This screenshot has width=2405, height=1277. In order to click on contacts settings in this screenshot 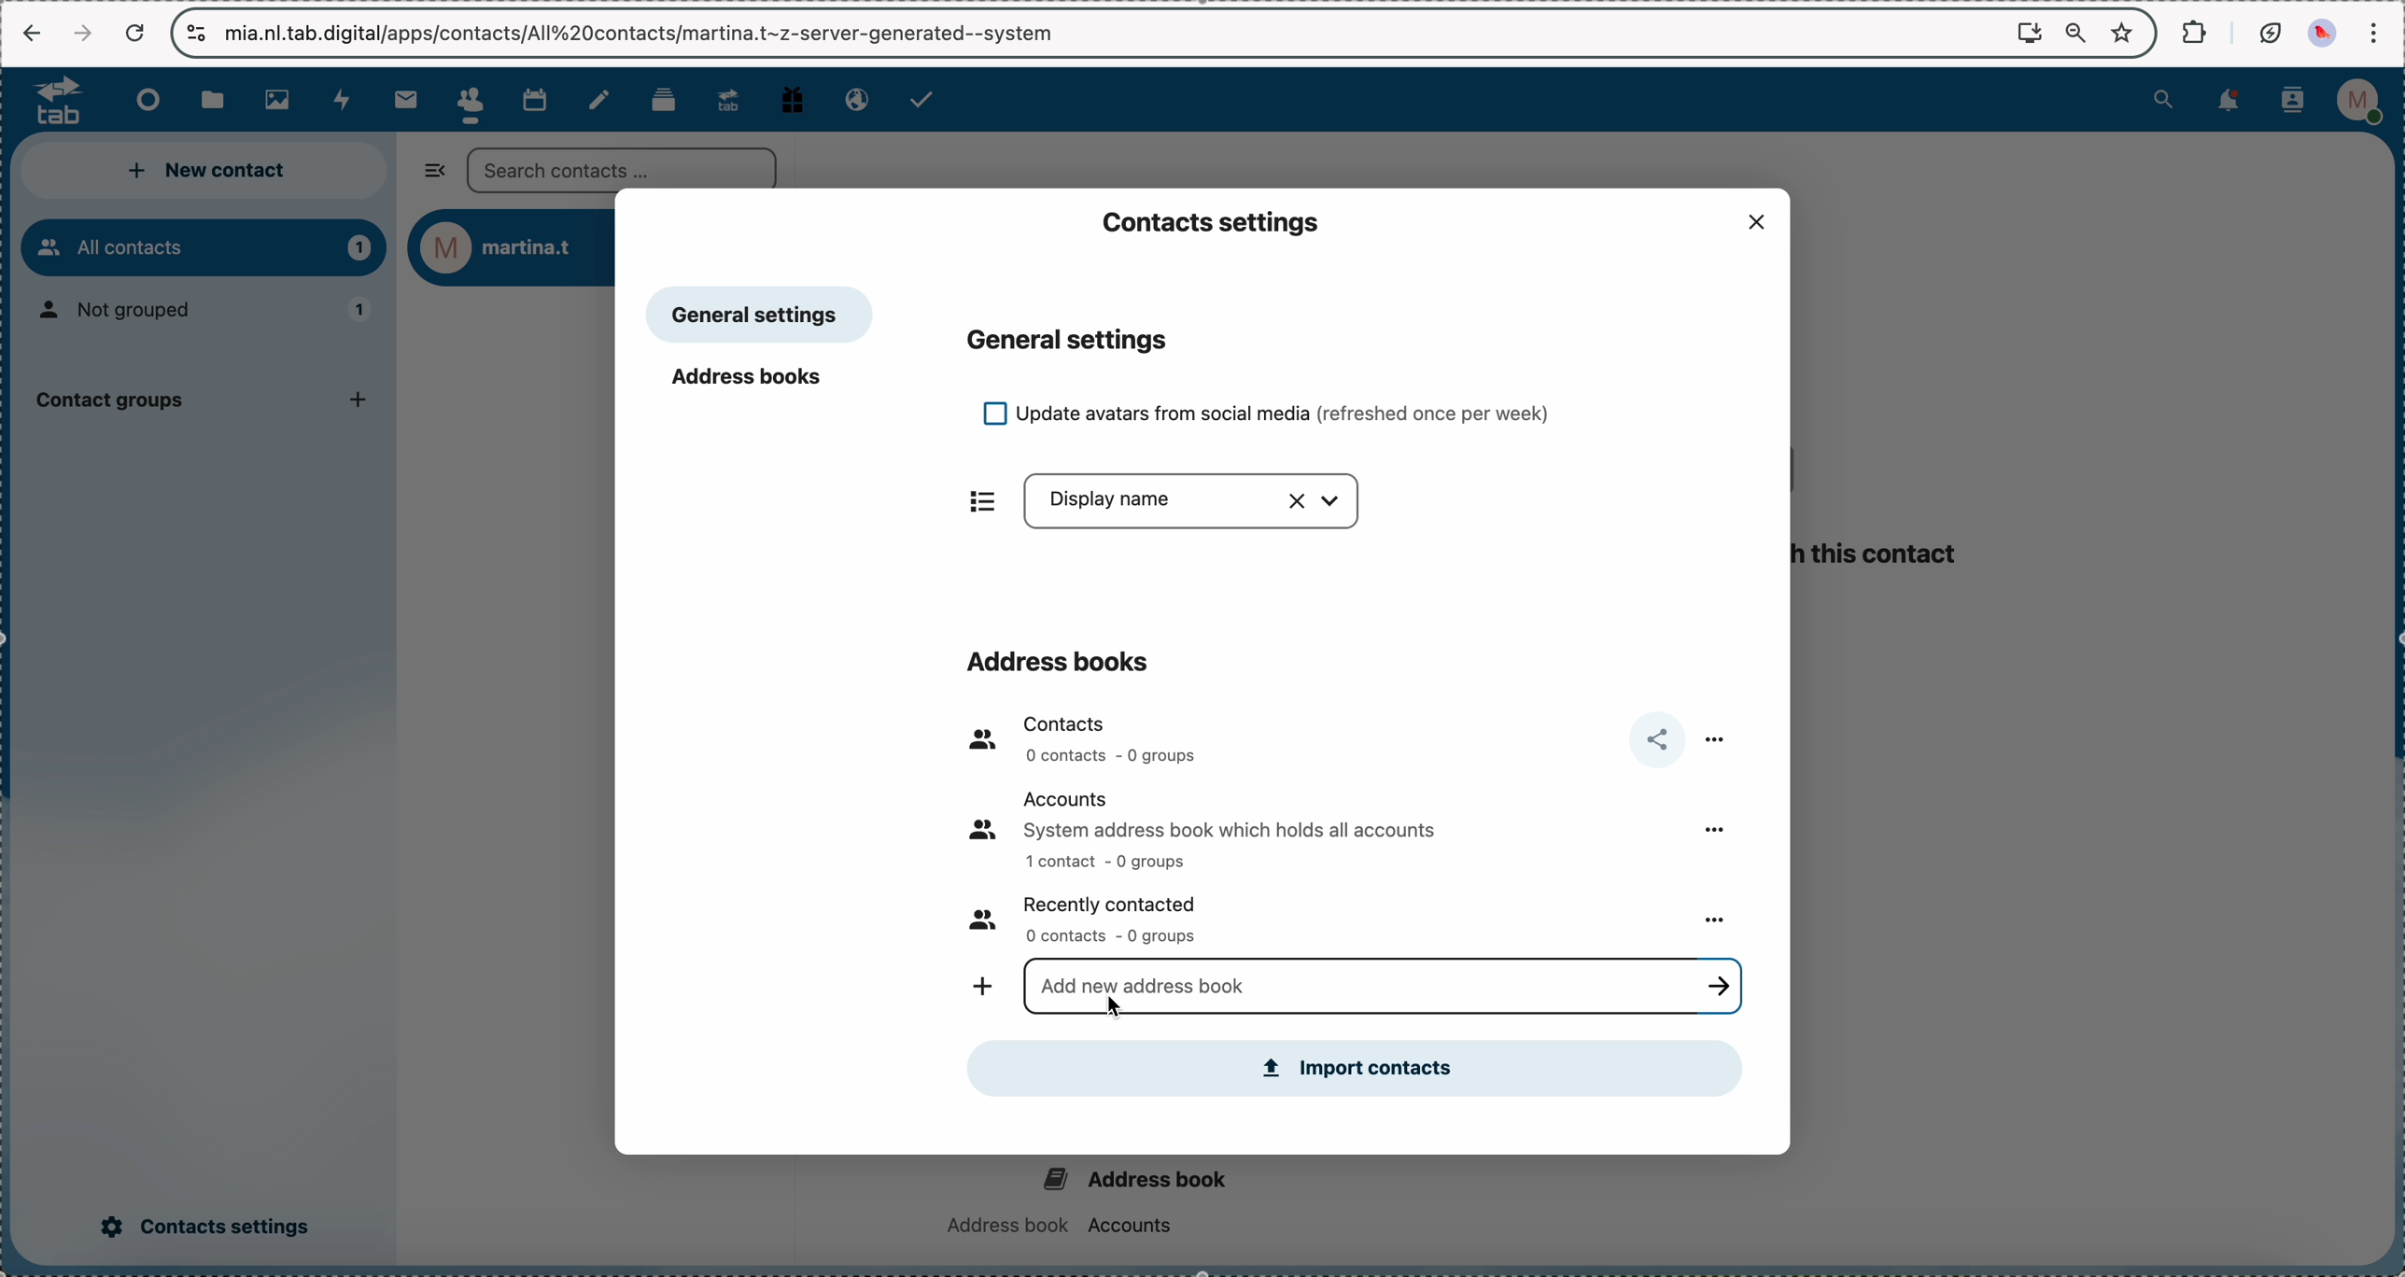, I will do `click(1207, 219)`.